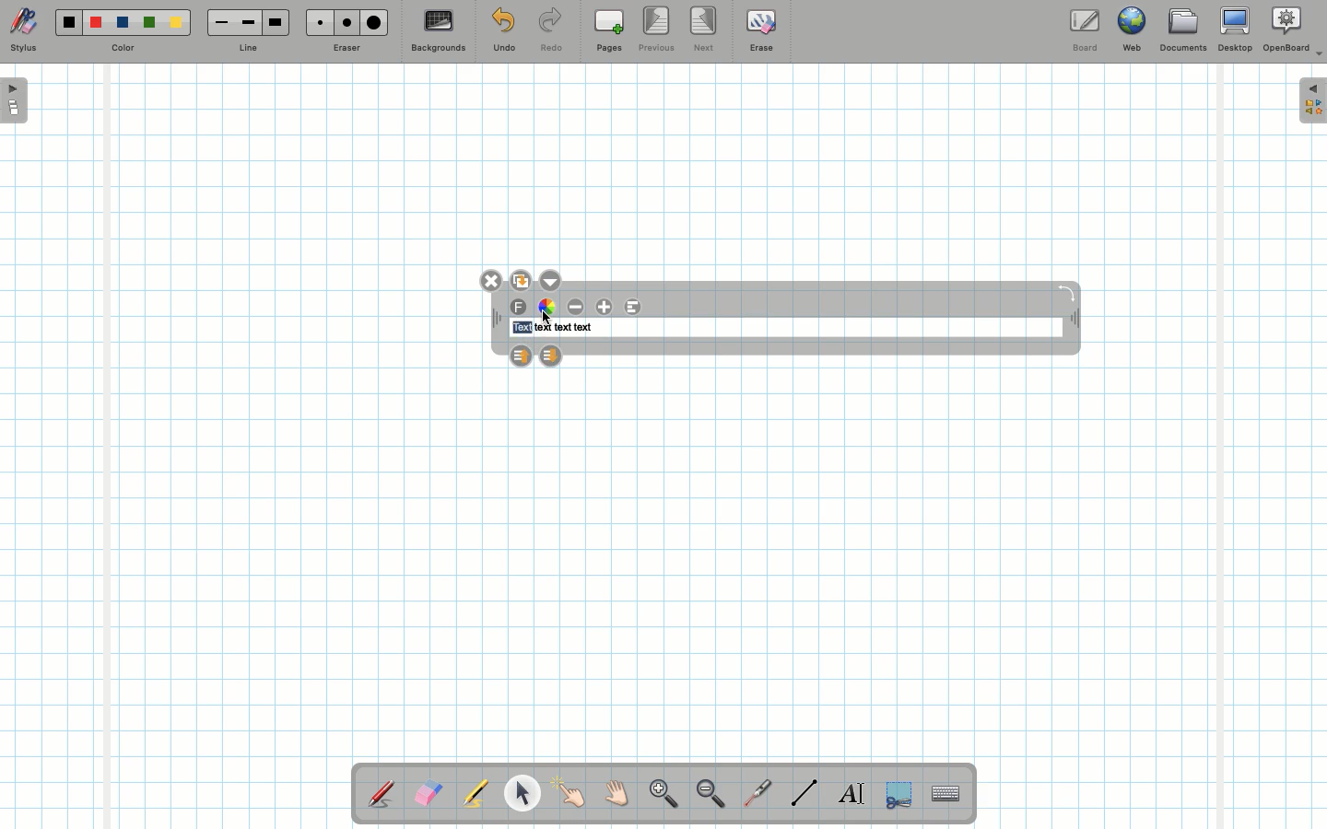  I want to click on Color wheel, so click(546, 306).